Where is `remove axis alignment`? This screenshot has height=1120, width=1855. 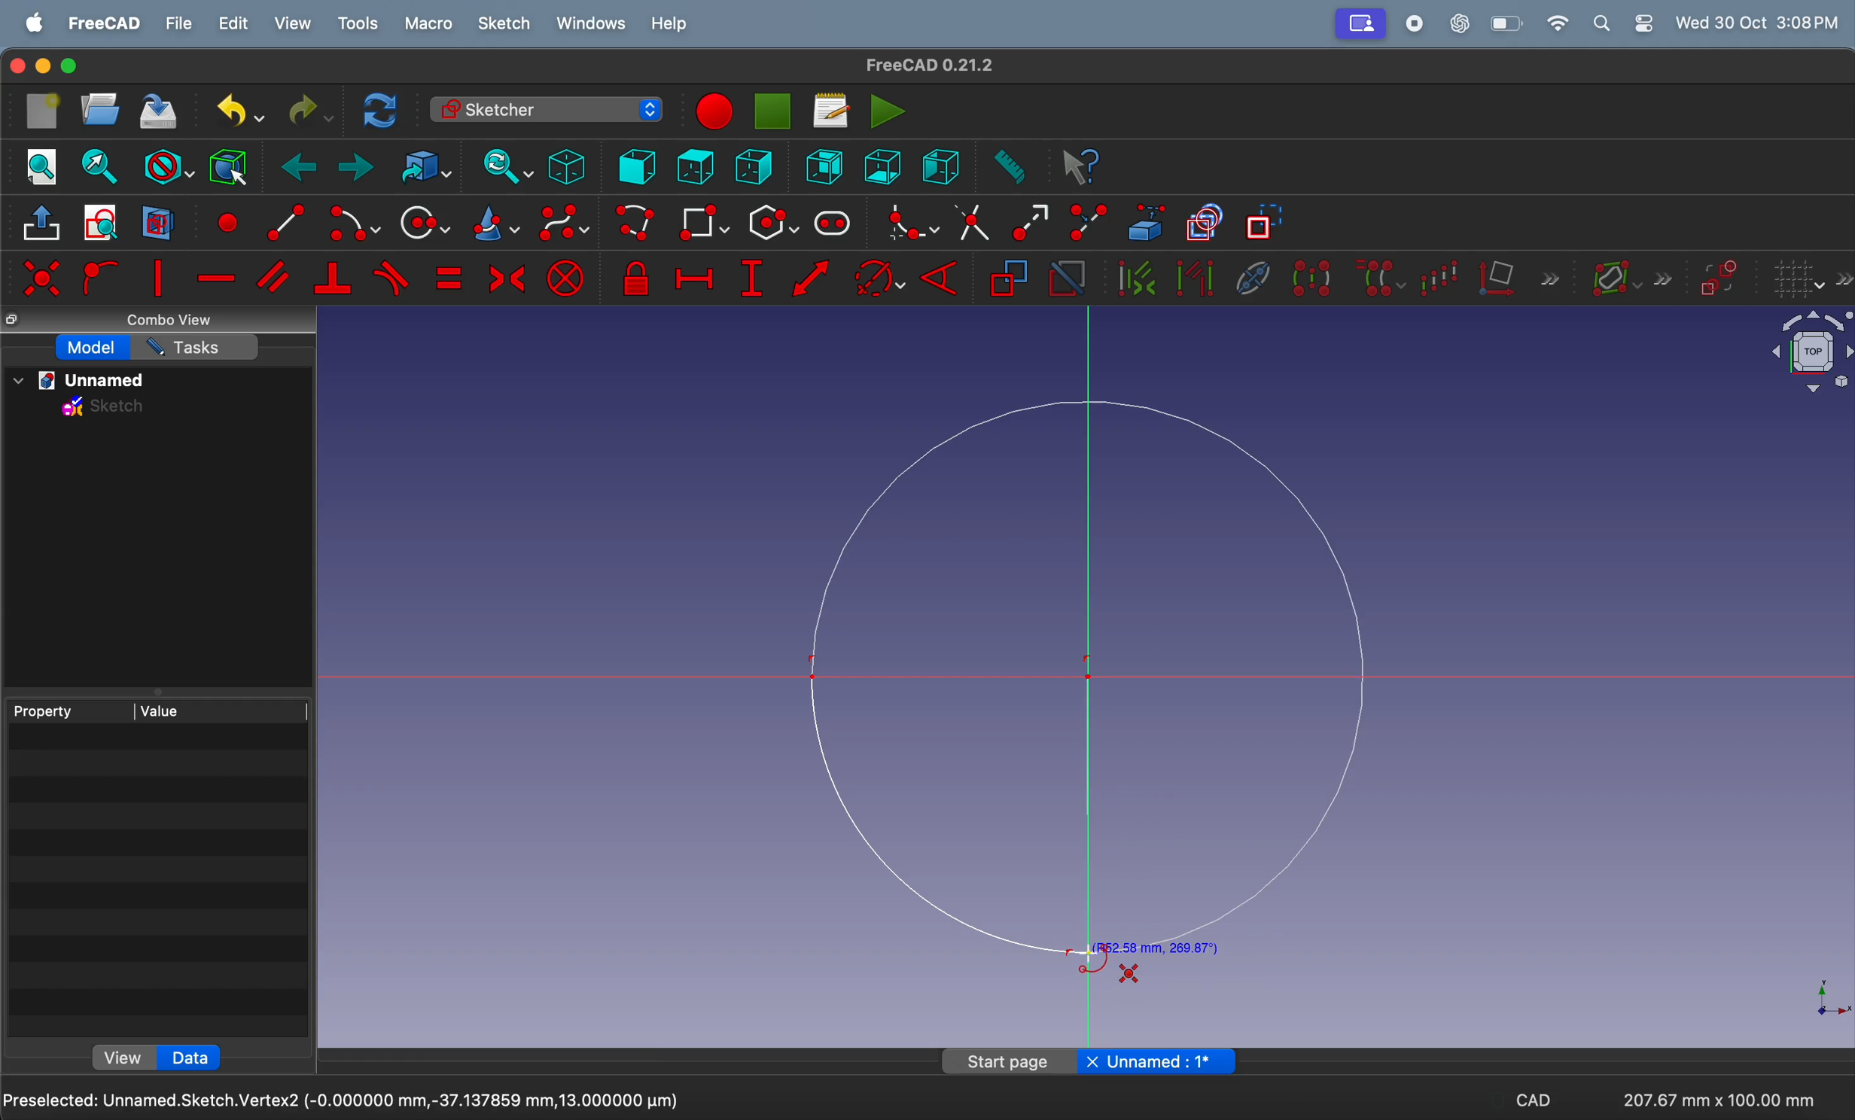
remove axis alignment is located at coordinates (1520, 277).